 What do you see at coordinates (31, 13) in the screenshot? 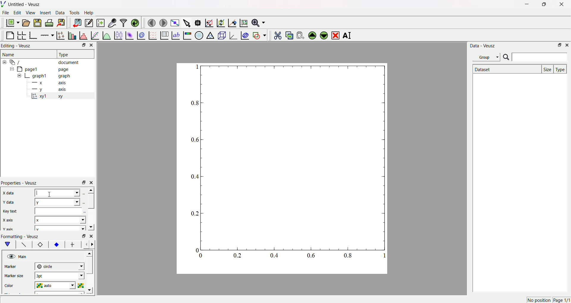
I see `View` at bounding box center [31, 13].